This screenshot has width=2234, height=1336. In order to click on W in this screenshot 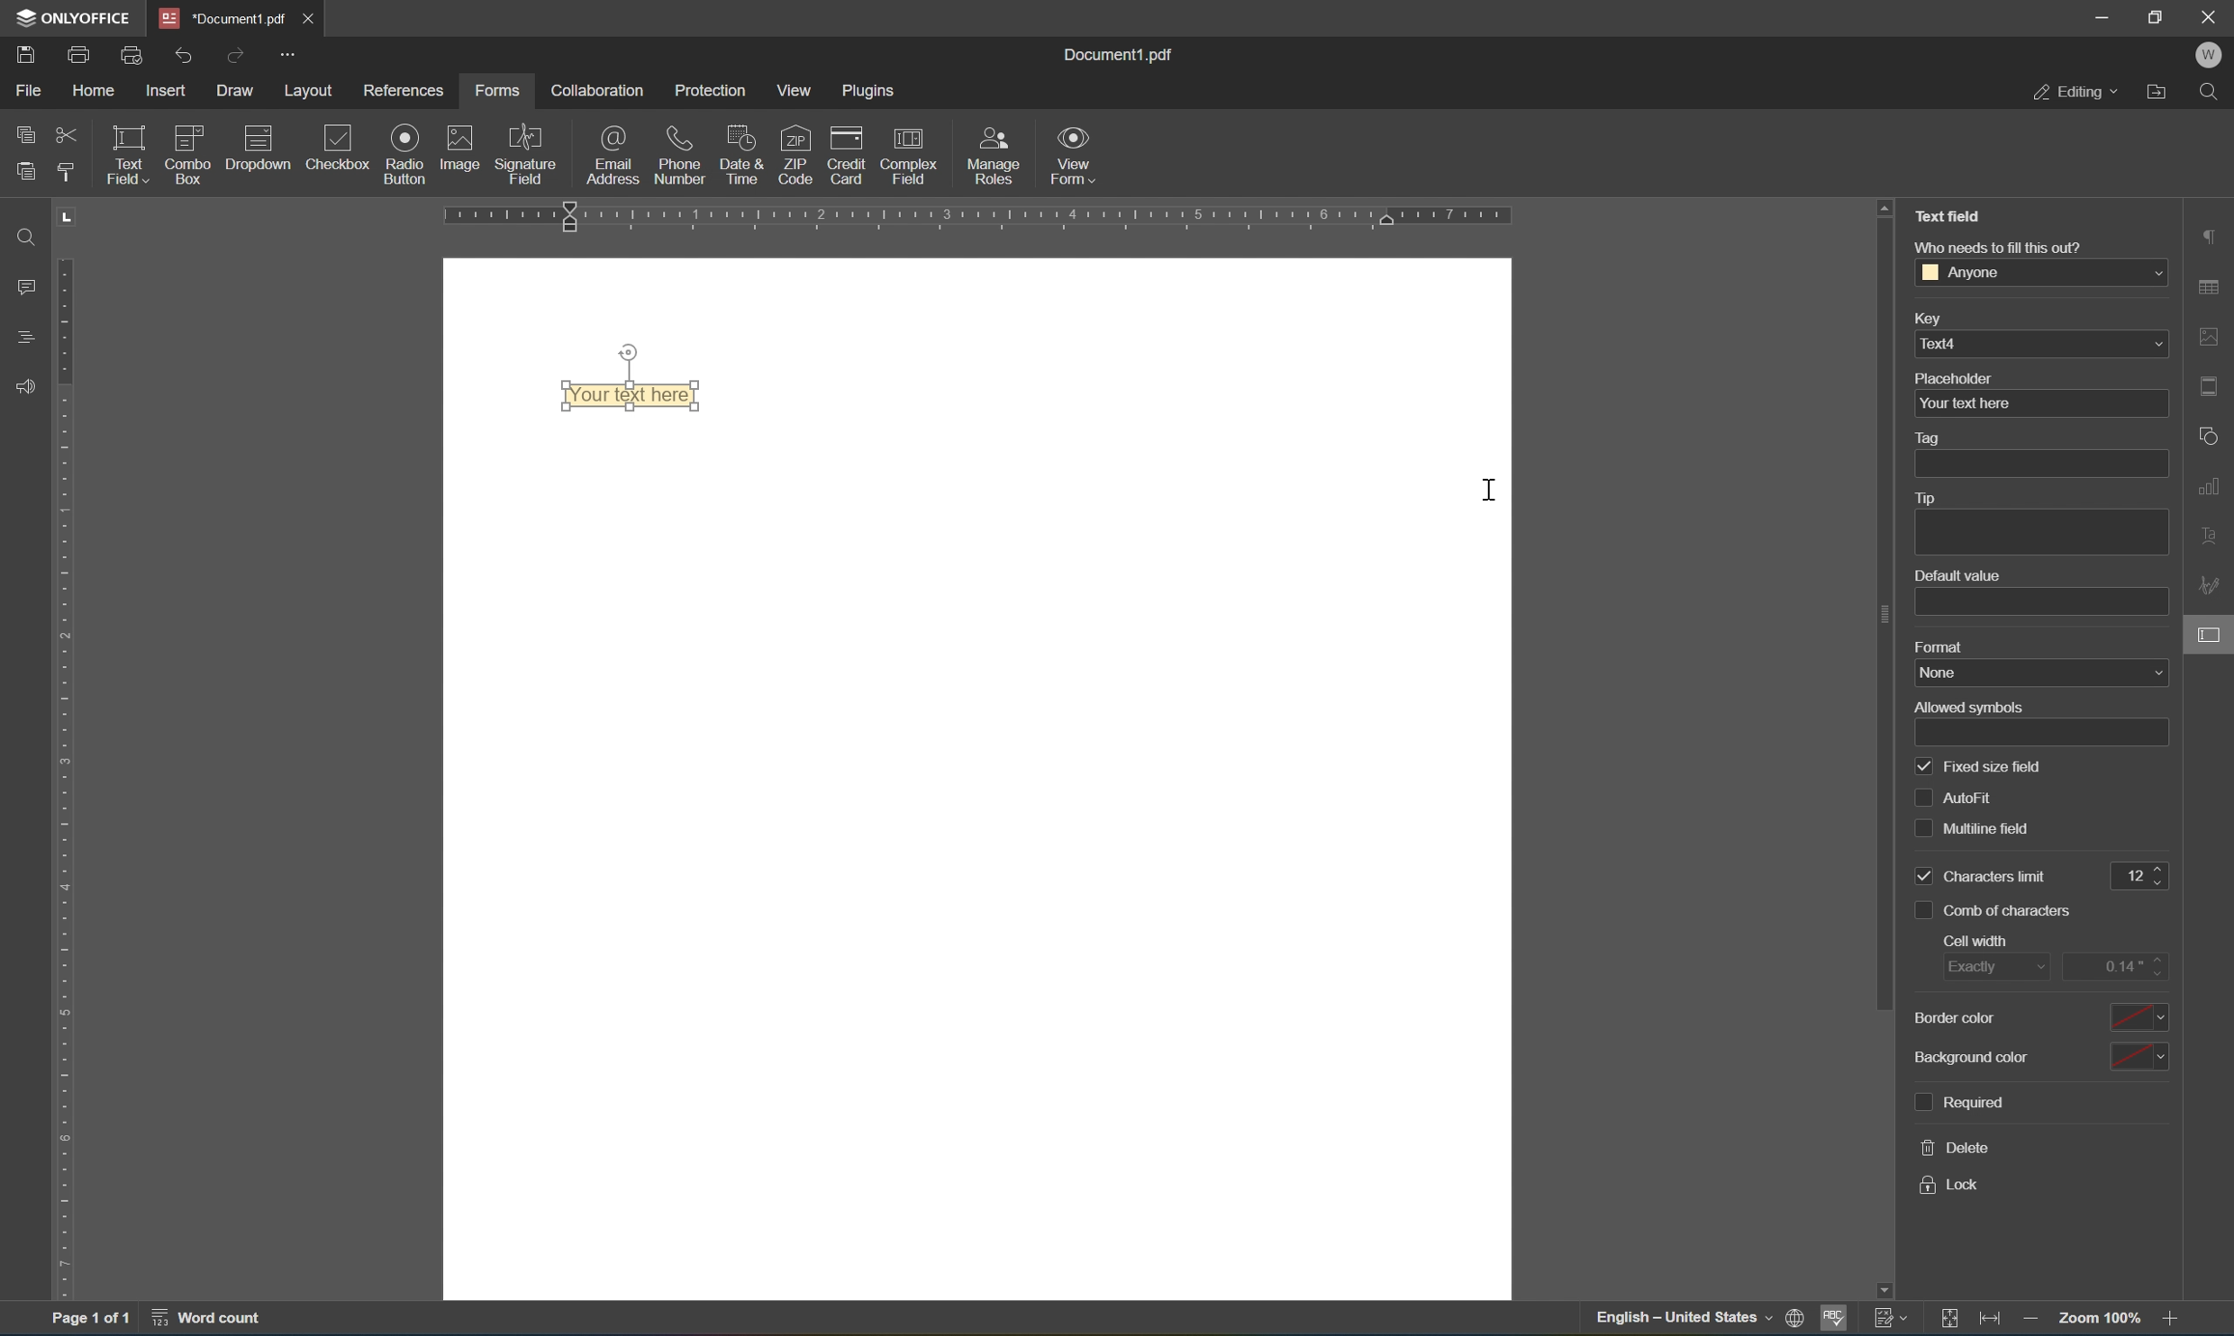, I will do `click(2208, 57)`.